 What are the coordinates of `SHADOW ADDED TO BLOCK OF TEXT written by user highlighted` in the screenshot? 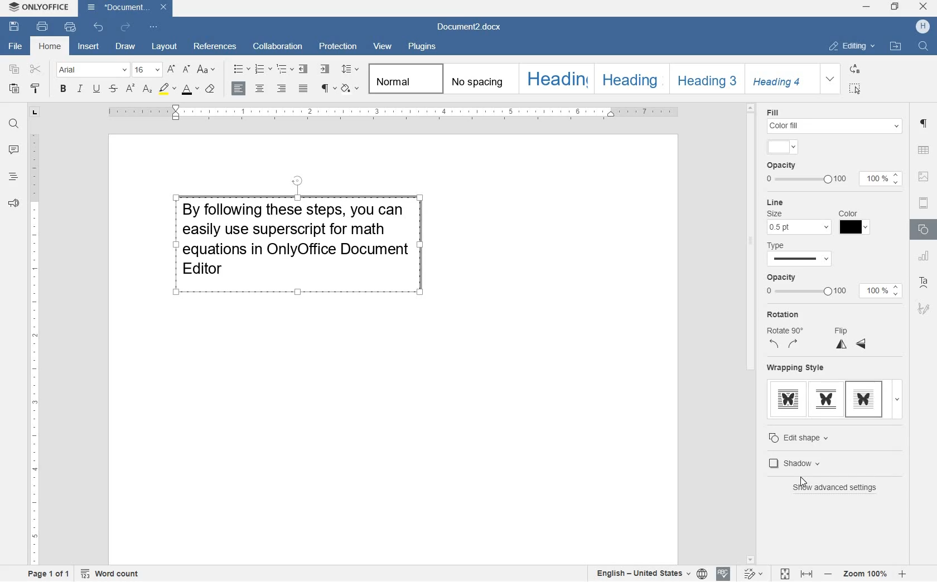 It's located at (297, 241).